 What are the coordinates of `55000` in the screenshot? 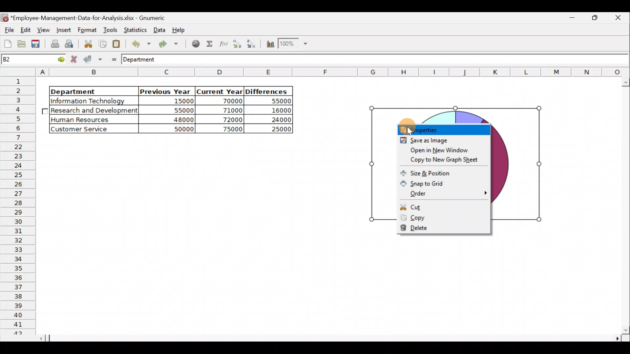 It's located at (278, 101).